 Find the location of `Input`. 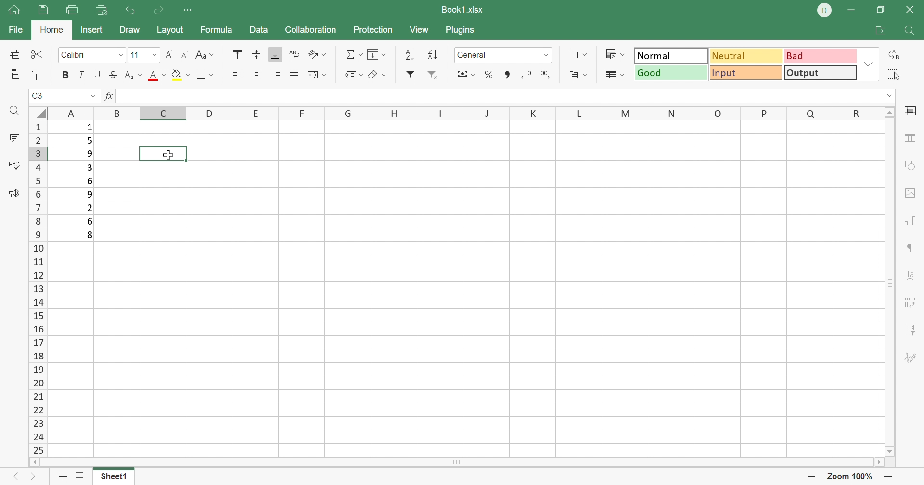

Input is located at coordinates (747, 74).